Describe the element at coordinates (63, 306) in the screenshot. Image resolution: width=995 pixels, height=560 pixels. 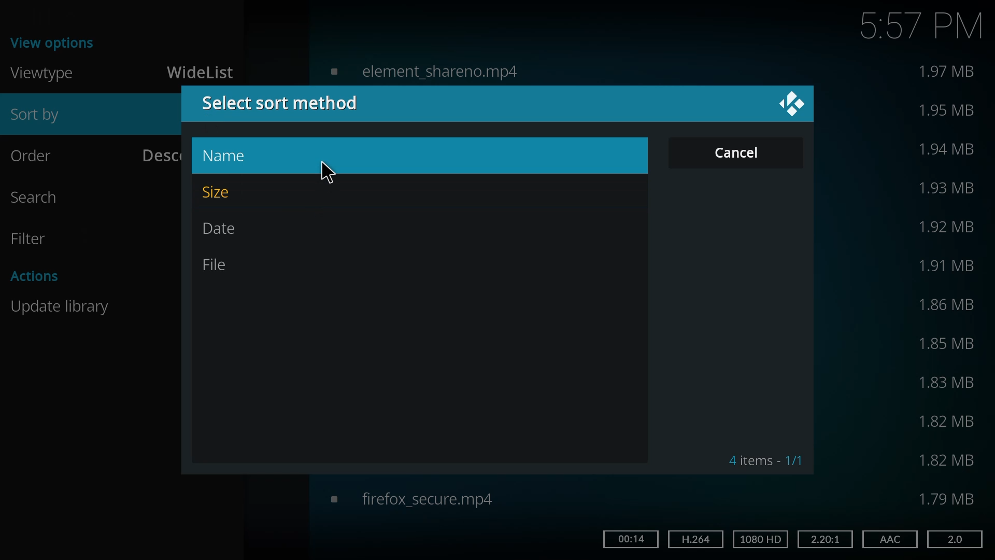
I see `update library` at that location.